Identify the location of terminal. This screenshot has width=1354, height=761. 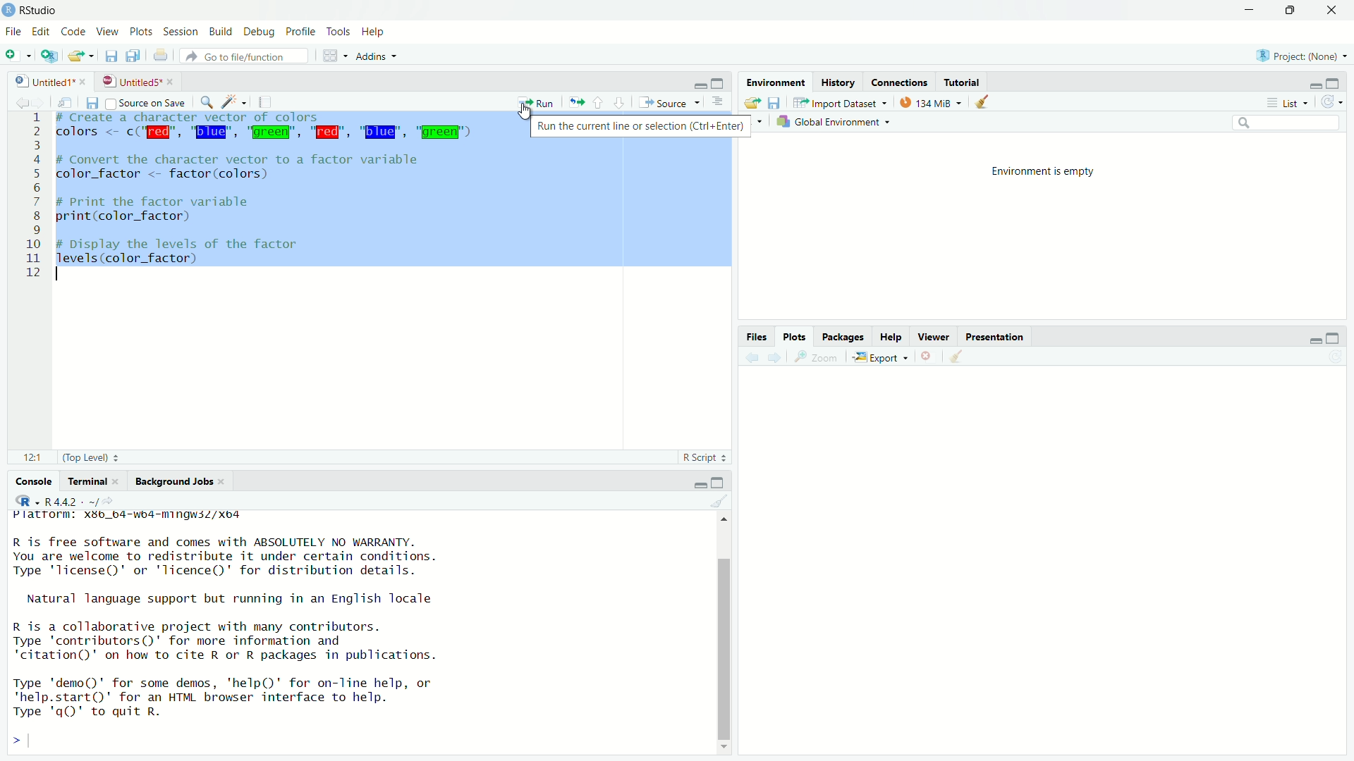
(94, 481).